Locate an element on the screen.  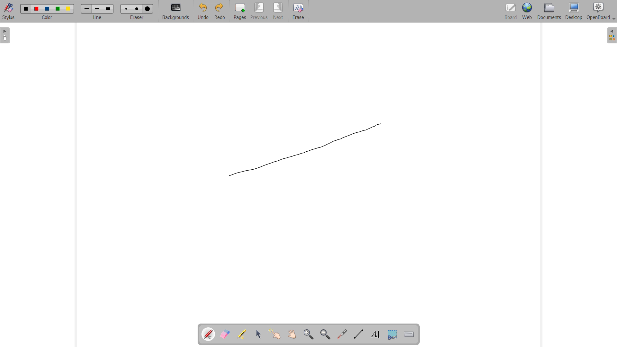
color is located at coordinates (68, 9).